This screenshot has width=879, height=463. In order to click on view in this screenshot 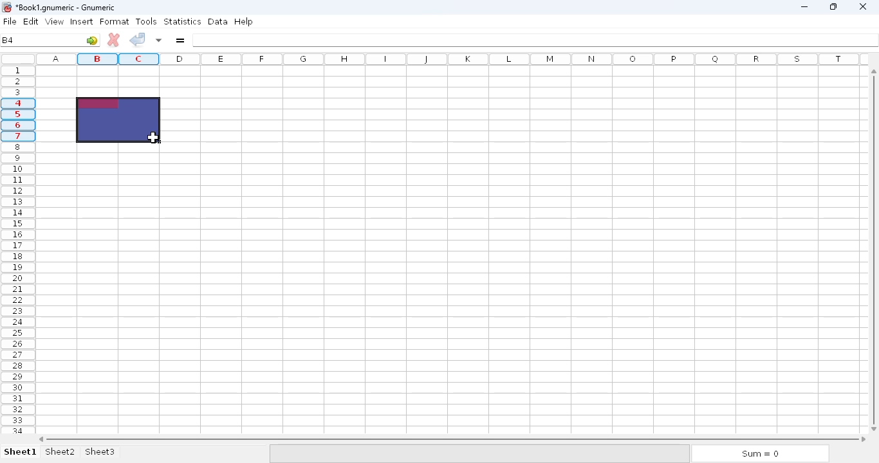, I will do `click(54, 22)`.